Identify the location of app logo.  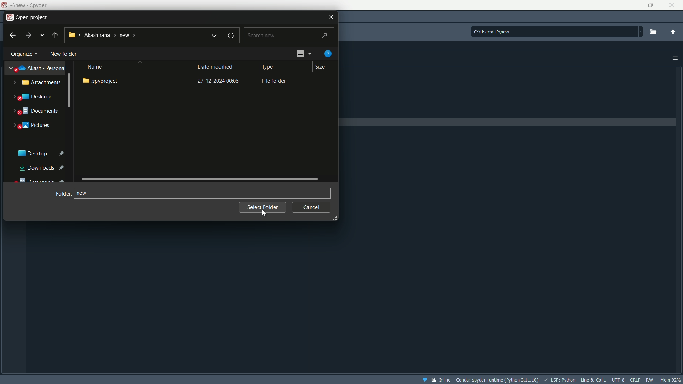
(10, 16).